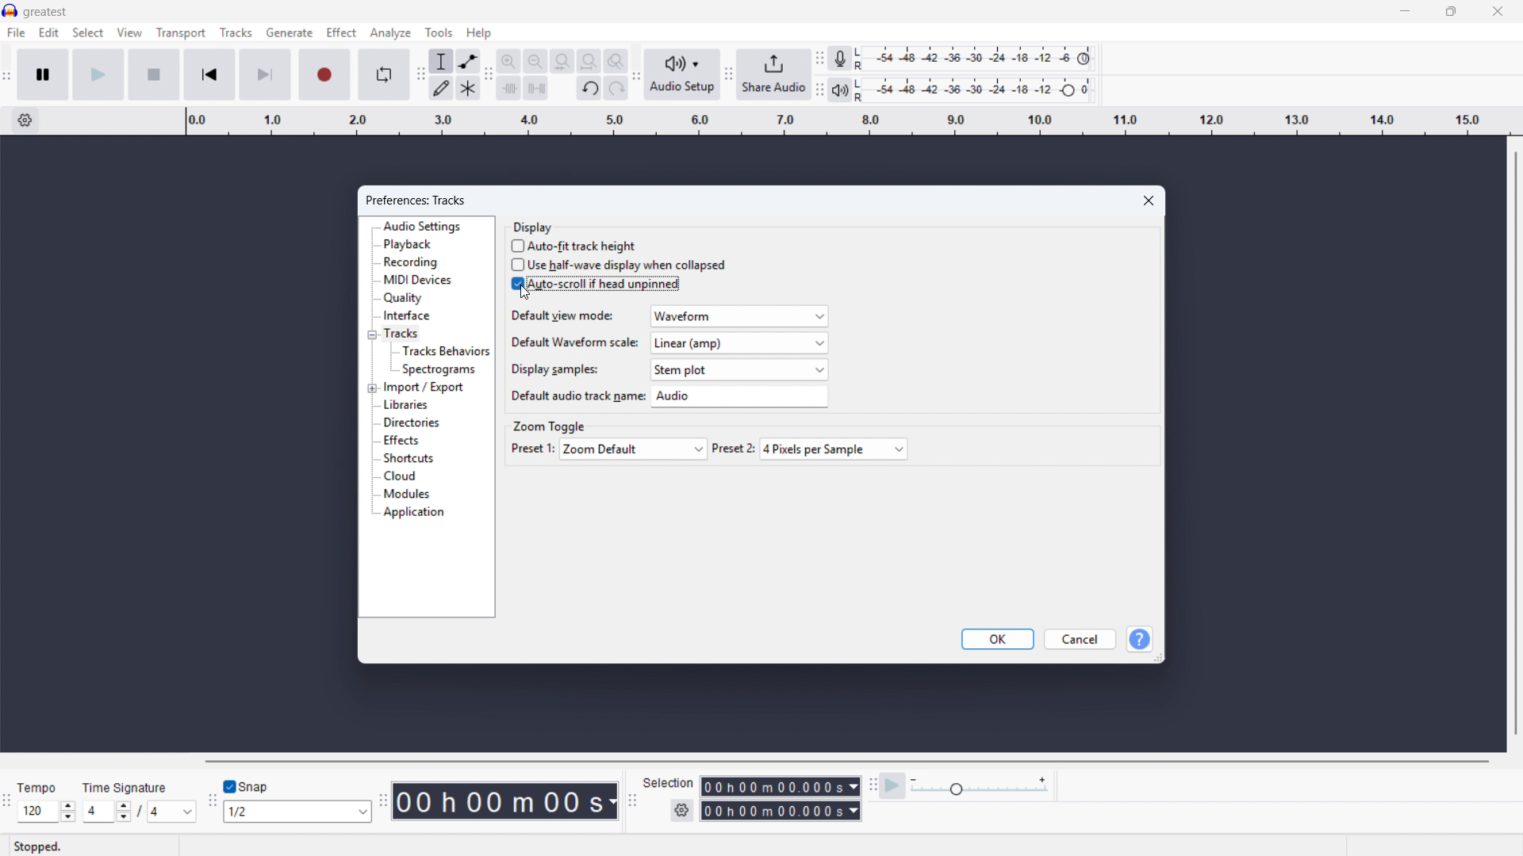 The width and height of the screenshot is (1523, 856). What do you see at coordinates (297, 811) in the screenshot?
I see `Select snapping ` at bounding box center [297, 811].